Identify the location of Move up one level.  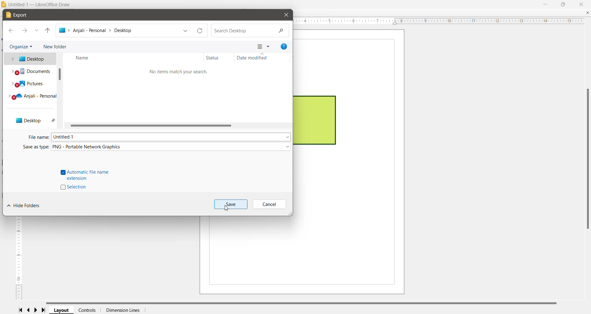
(48, 31).